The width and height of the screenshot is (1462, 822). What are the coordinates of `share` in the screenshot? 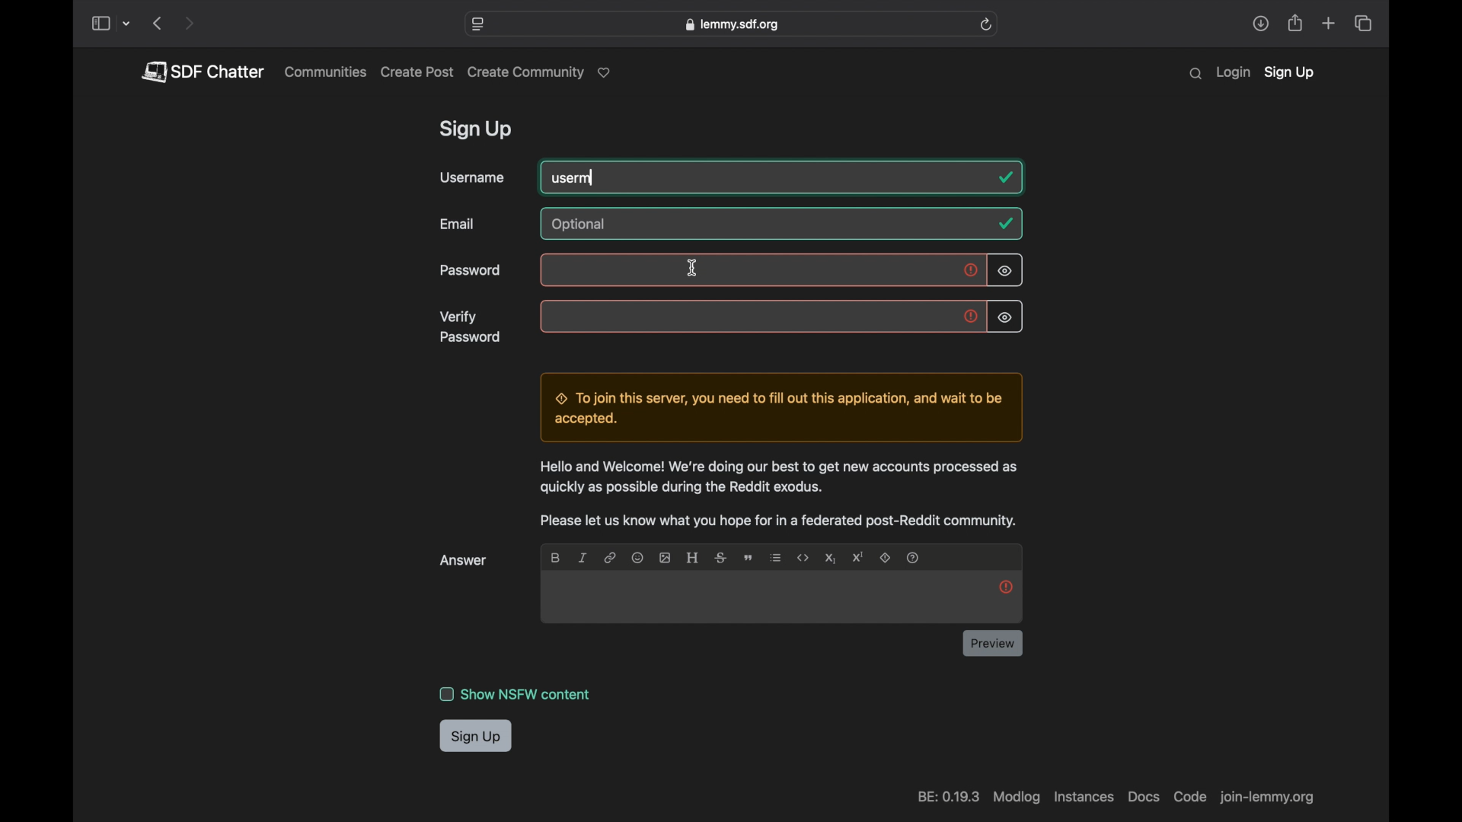 It's located at (1260, 24).